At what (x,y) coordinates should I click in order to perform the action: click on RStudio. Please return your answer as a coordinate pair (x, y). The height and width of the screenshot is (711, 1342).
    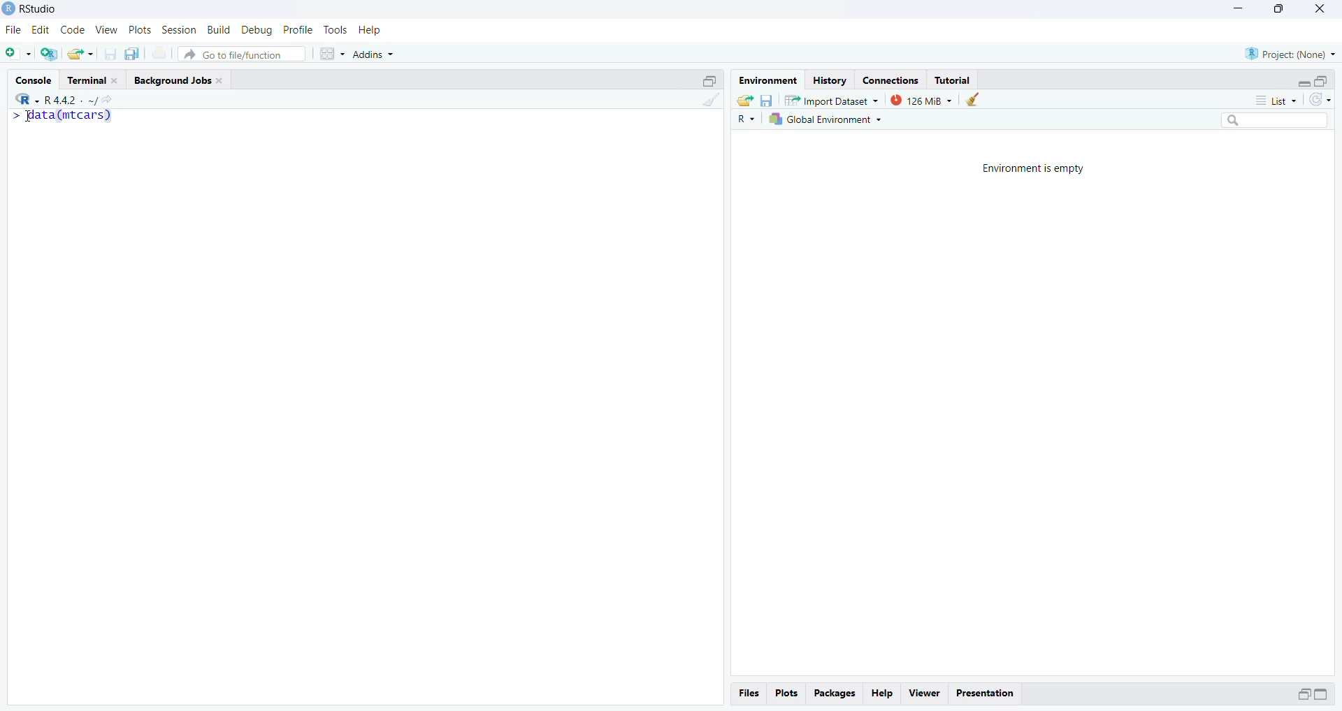
    Looking at the image, I should click on (38, 8).